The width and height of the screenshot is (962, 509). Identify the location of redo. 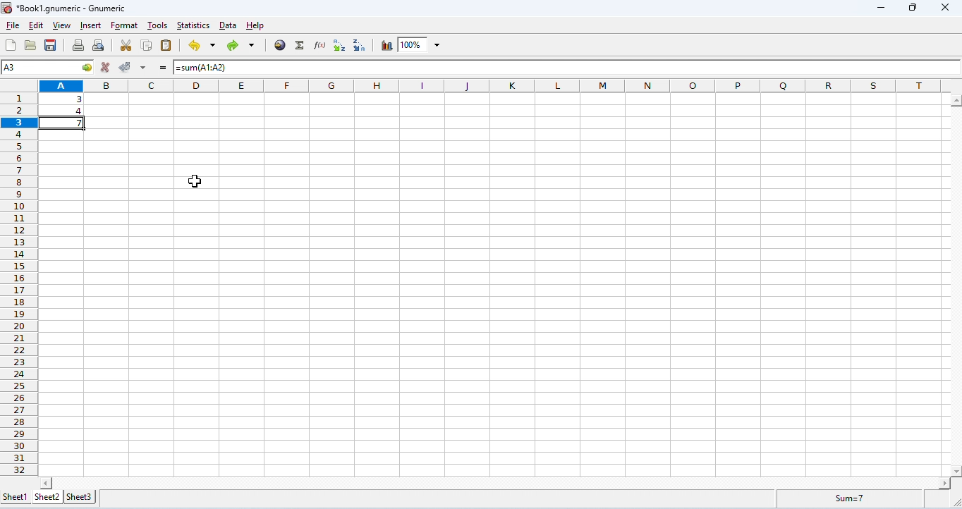
(238, 46).